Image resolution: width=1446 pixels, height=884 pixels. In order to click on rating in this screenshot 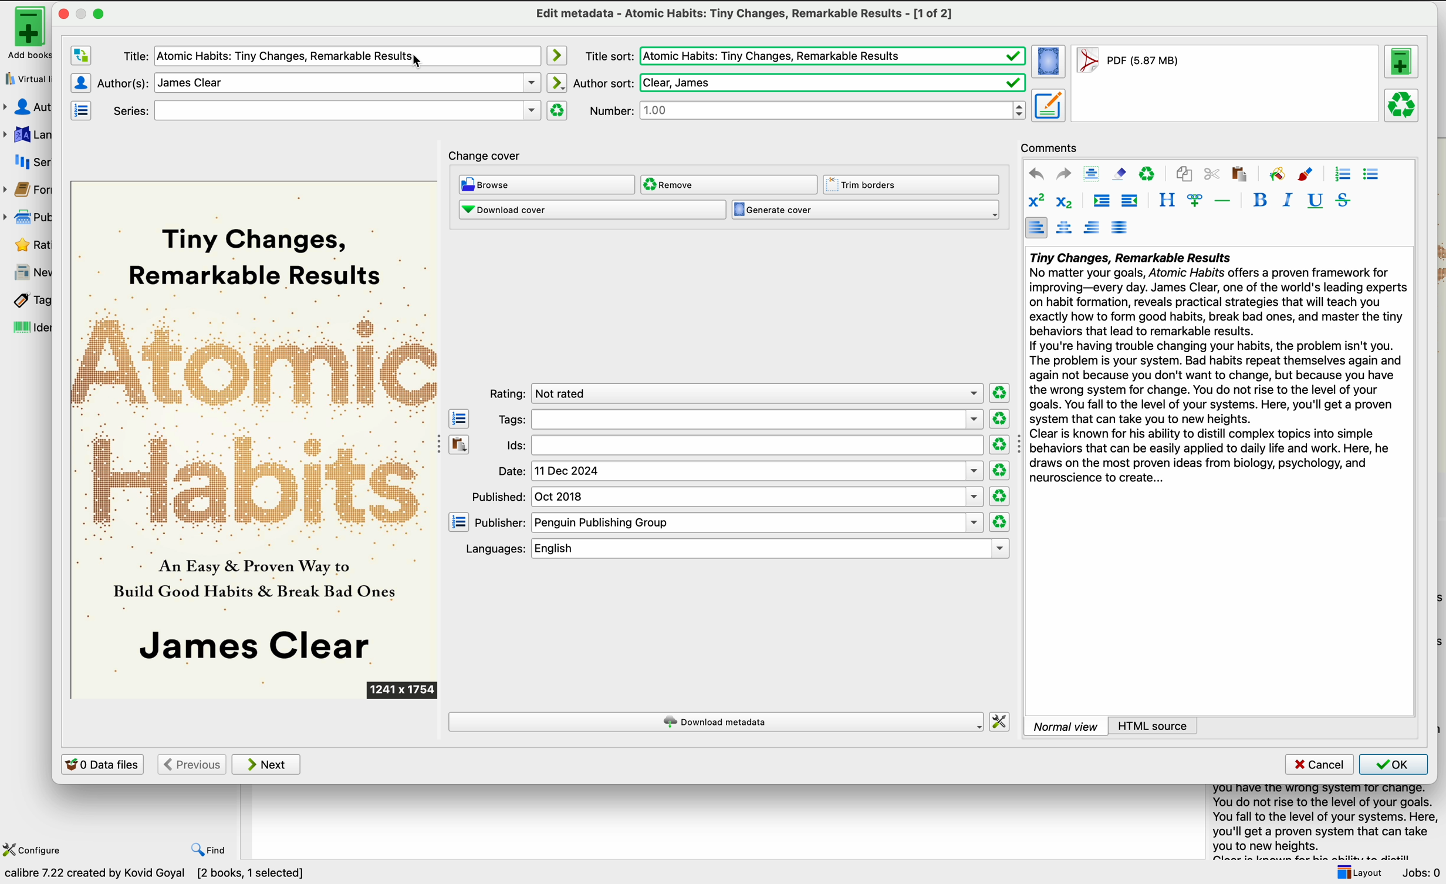, I will do `click(734, 393)`.